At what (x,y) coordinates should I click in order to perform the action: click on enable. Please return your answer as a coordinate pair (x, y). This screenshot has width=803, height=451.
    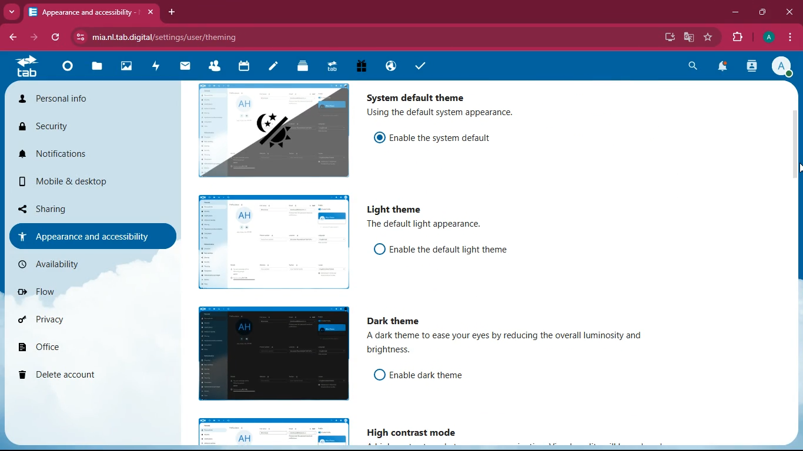
    Looking at the image, I should click on (449, 136).